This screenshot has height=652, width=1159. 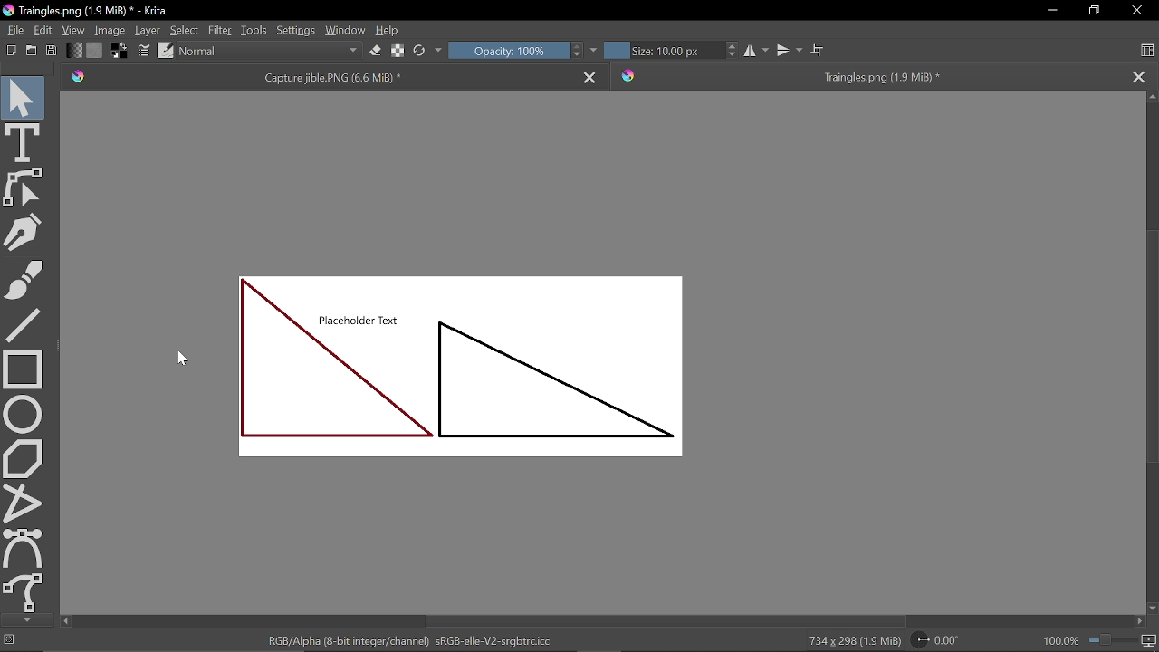 What do you see at coordinates (31, 53) in the screenshot?
I see `Open document` at bounding box center [31, 53].